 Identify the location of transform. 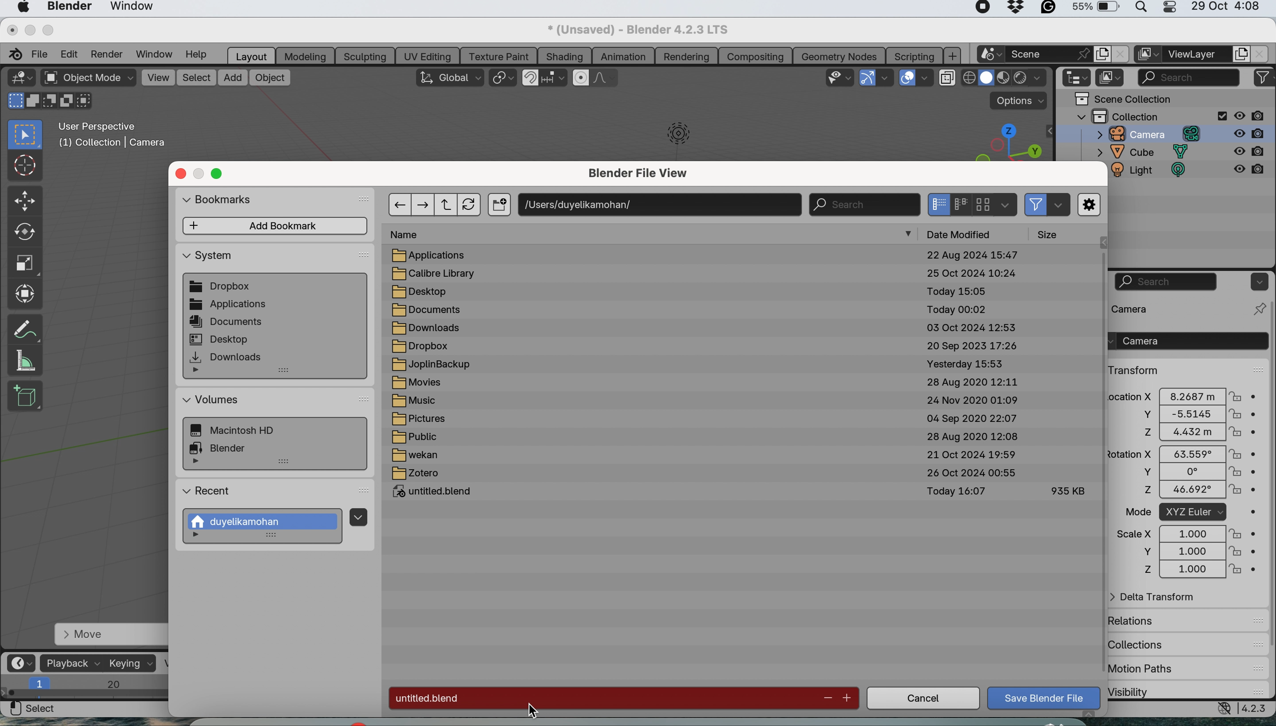
(1135, 370).